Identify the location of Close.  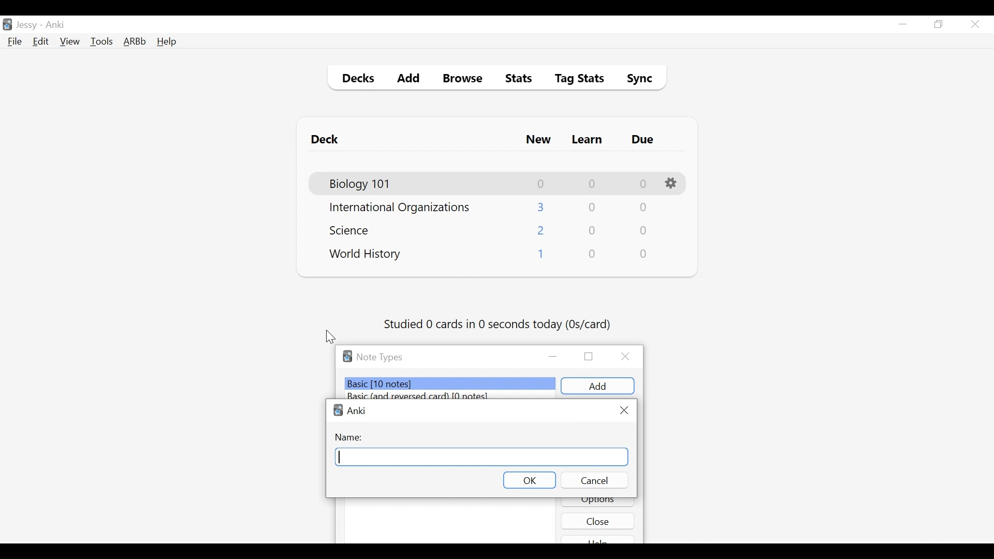
(623, 410).